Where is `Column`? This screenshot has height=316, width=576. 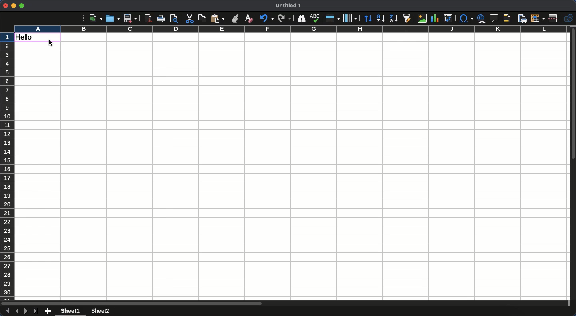
Column is located at coordinates (351, 18).